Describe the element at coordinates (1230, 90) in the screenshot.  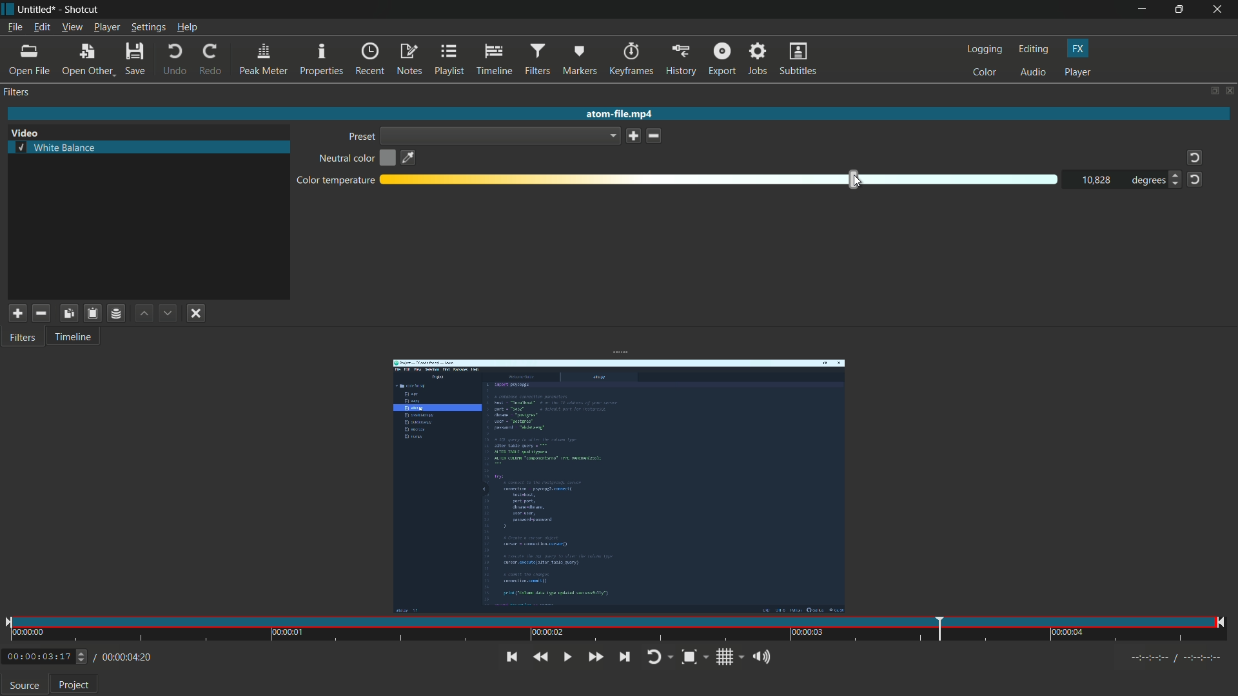
I see `close panel` at that location.